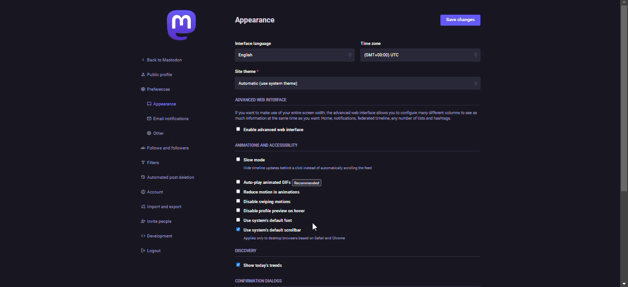 The height and width of the screenshot is (287, 628). Describe the element at coordinates (237, 201) in the screenshot. I see `click to select` at that location.